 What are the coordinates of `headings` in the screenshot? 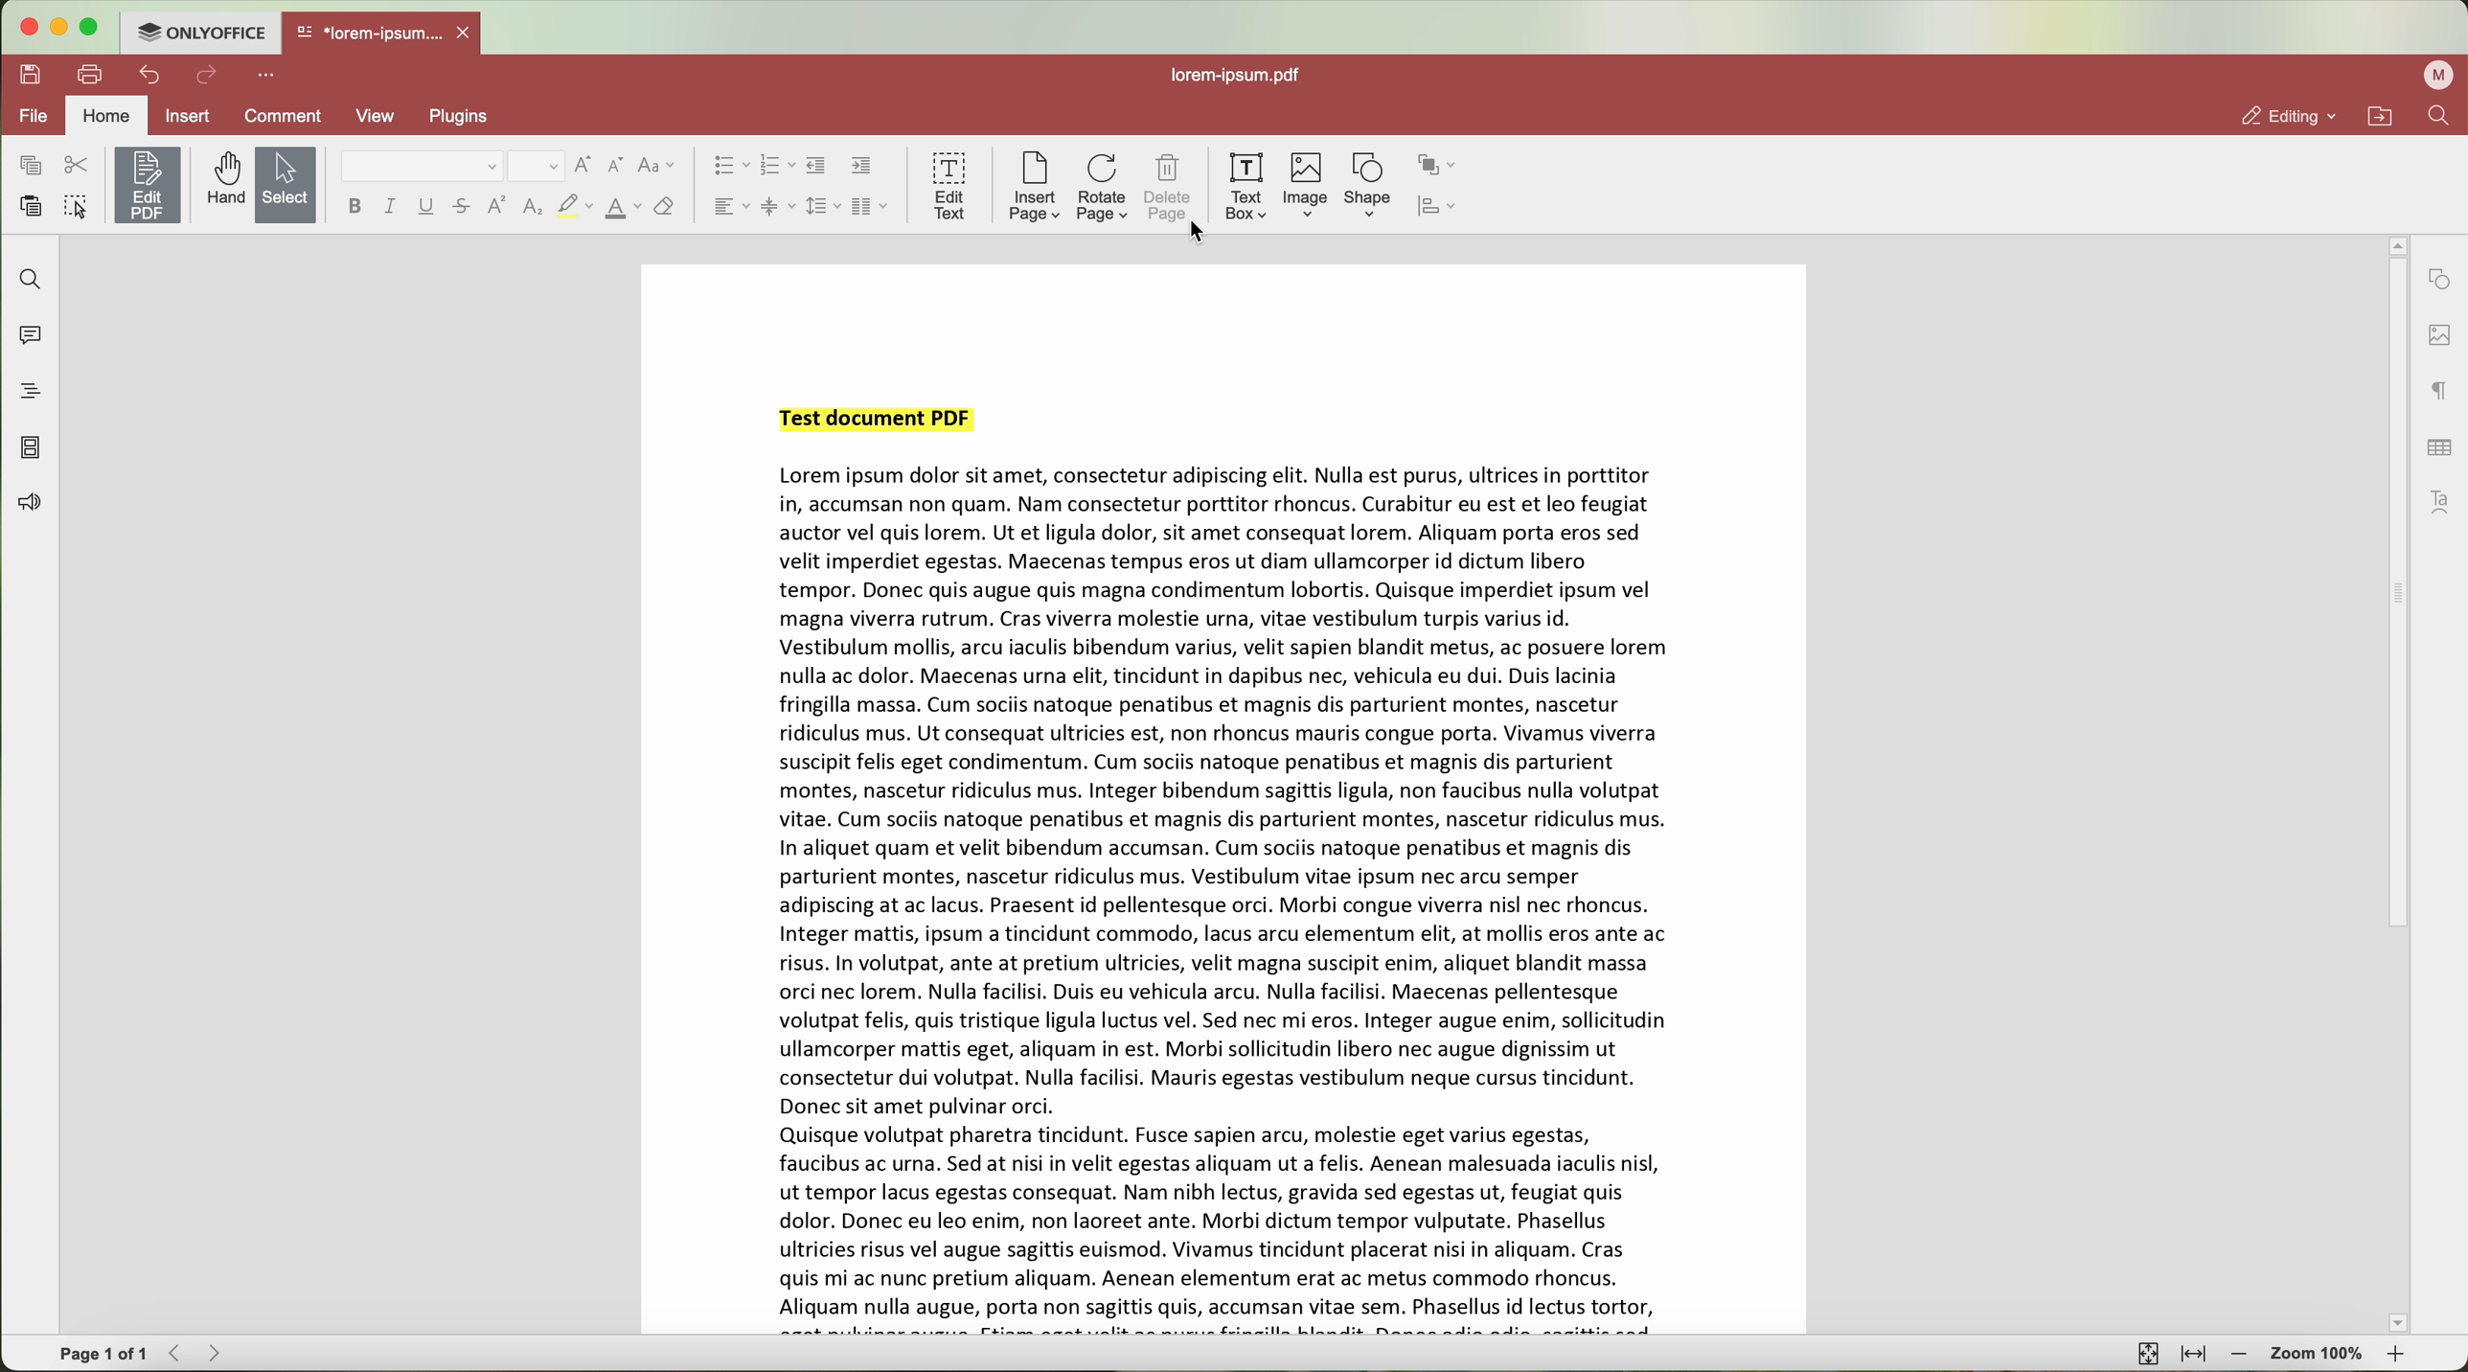 It's located at (33, 393).